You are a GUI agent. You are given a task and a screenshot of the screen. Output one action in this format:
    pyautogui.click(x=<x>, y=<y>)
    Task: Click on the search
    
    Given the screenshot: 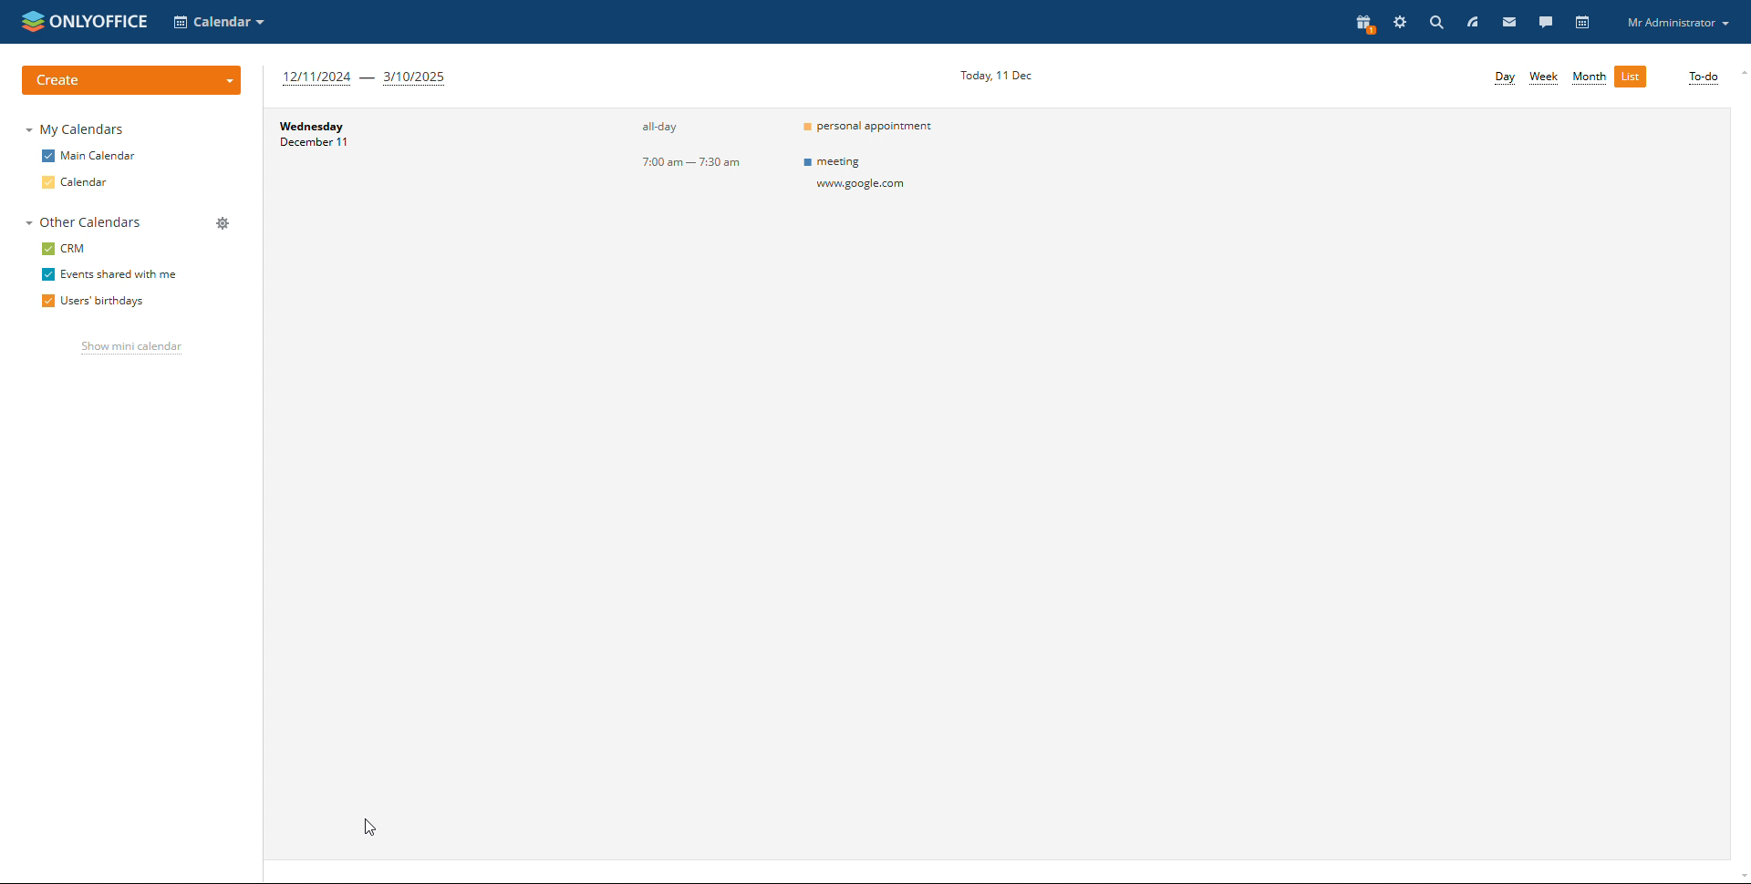 What is the action you would take?
    pyautogui.click(x=1434, y=23)
    